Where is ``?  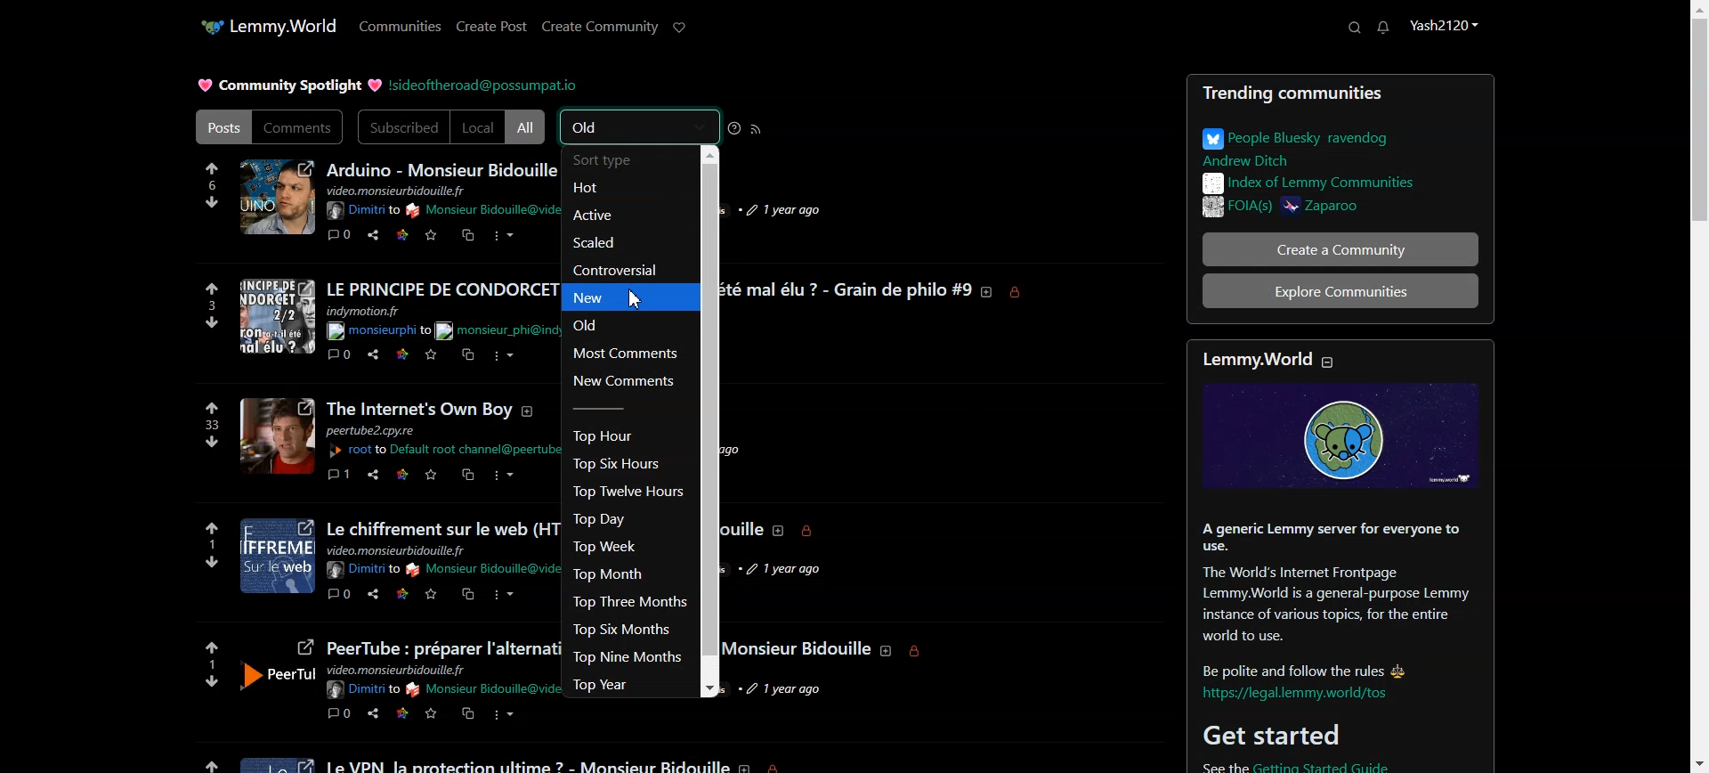
 is located at coordinates (1021, 292).